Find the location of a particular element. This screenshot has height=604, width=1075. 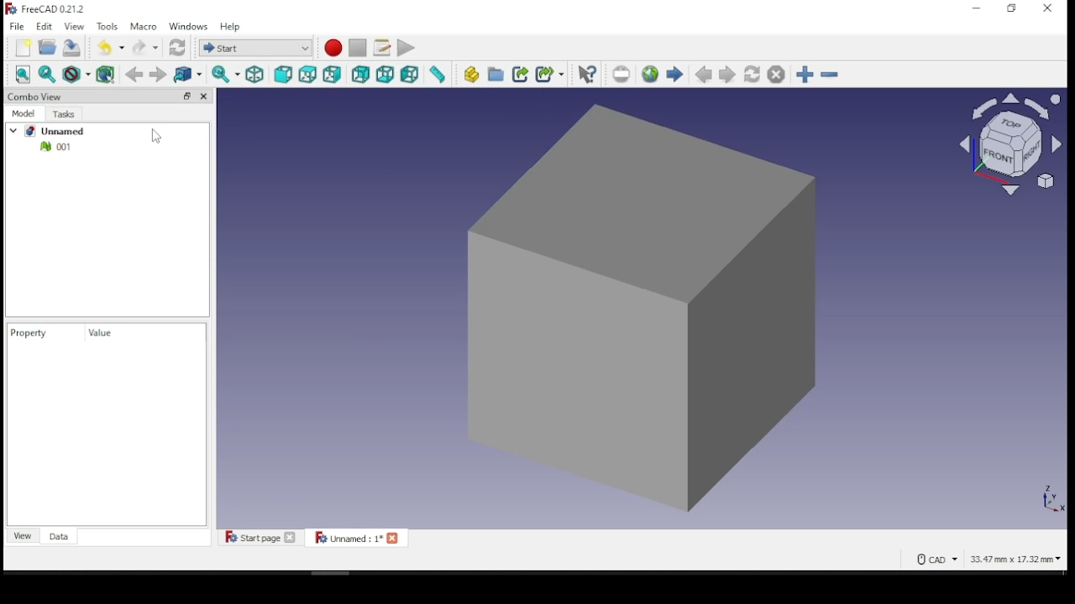

top is located at coordinates (307, 73).